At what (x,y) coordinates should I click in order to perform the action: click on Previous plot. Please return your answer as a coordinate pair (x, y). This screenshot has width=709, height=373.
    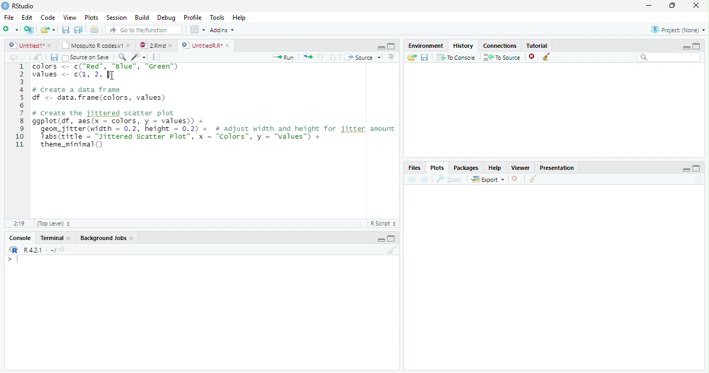
    Looking at the image, I should click on (412, 179).